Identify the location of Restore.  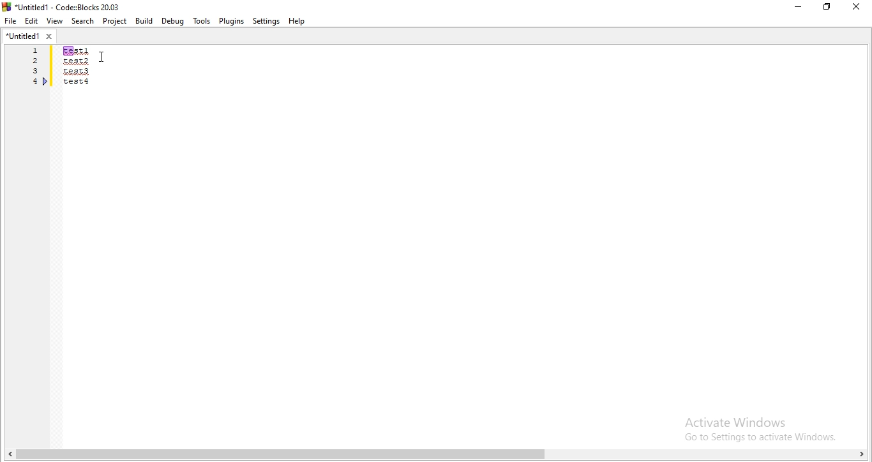
(826, 8).